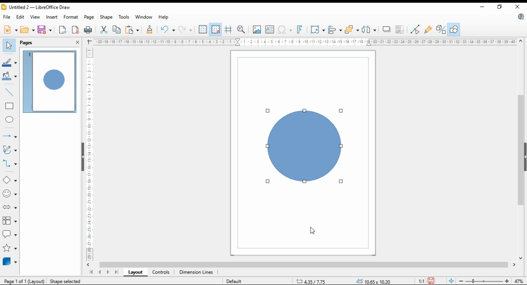 The height and width of the screenshot is (285, 527). What do you see at coordinates (9, 119) in the screenshot?
I see `ellipse` at bounding box center [9, 119].